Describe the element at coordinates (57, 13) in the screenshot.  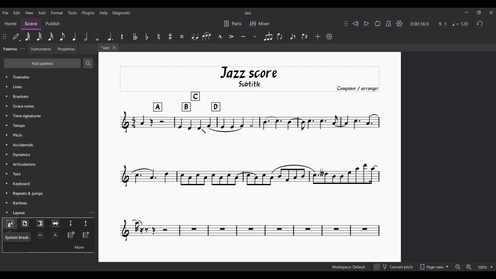
I see `Format menu` at that location.